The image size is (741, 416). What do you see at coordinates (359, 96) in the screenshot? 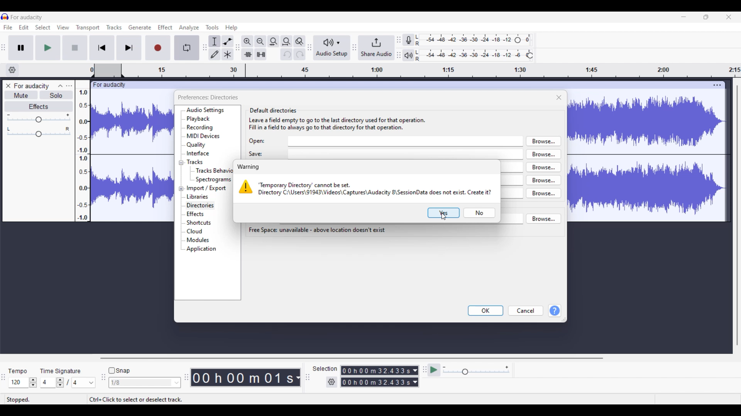
I see `default directories` at bounding box center [359, 96].